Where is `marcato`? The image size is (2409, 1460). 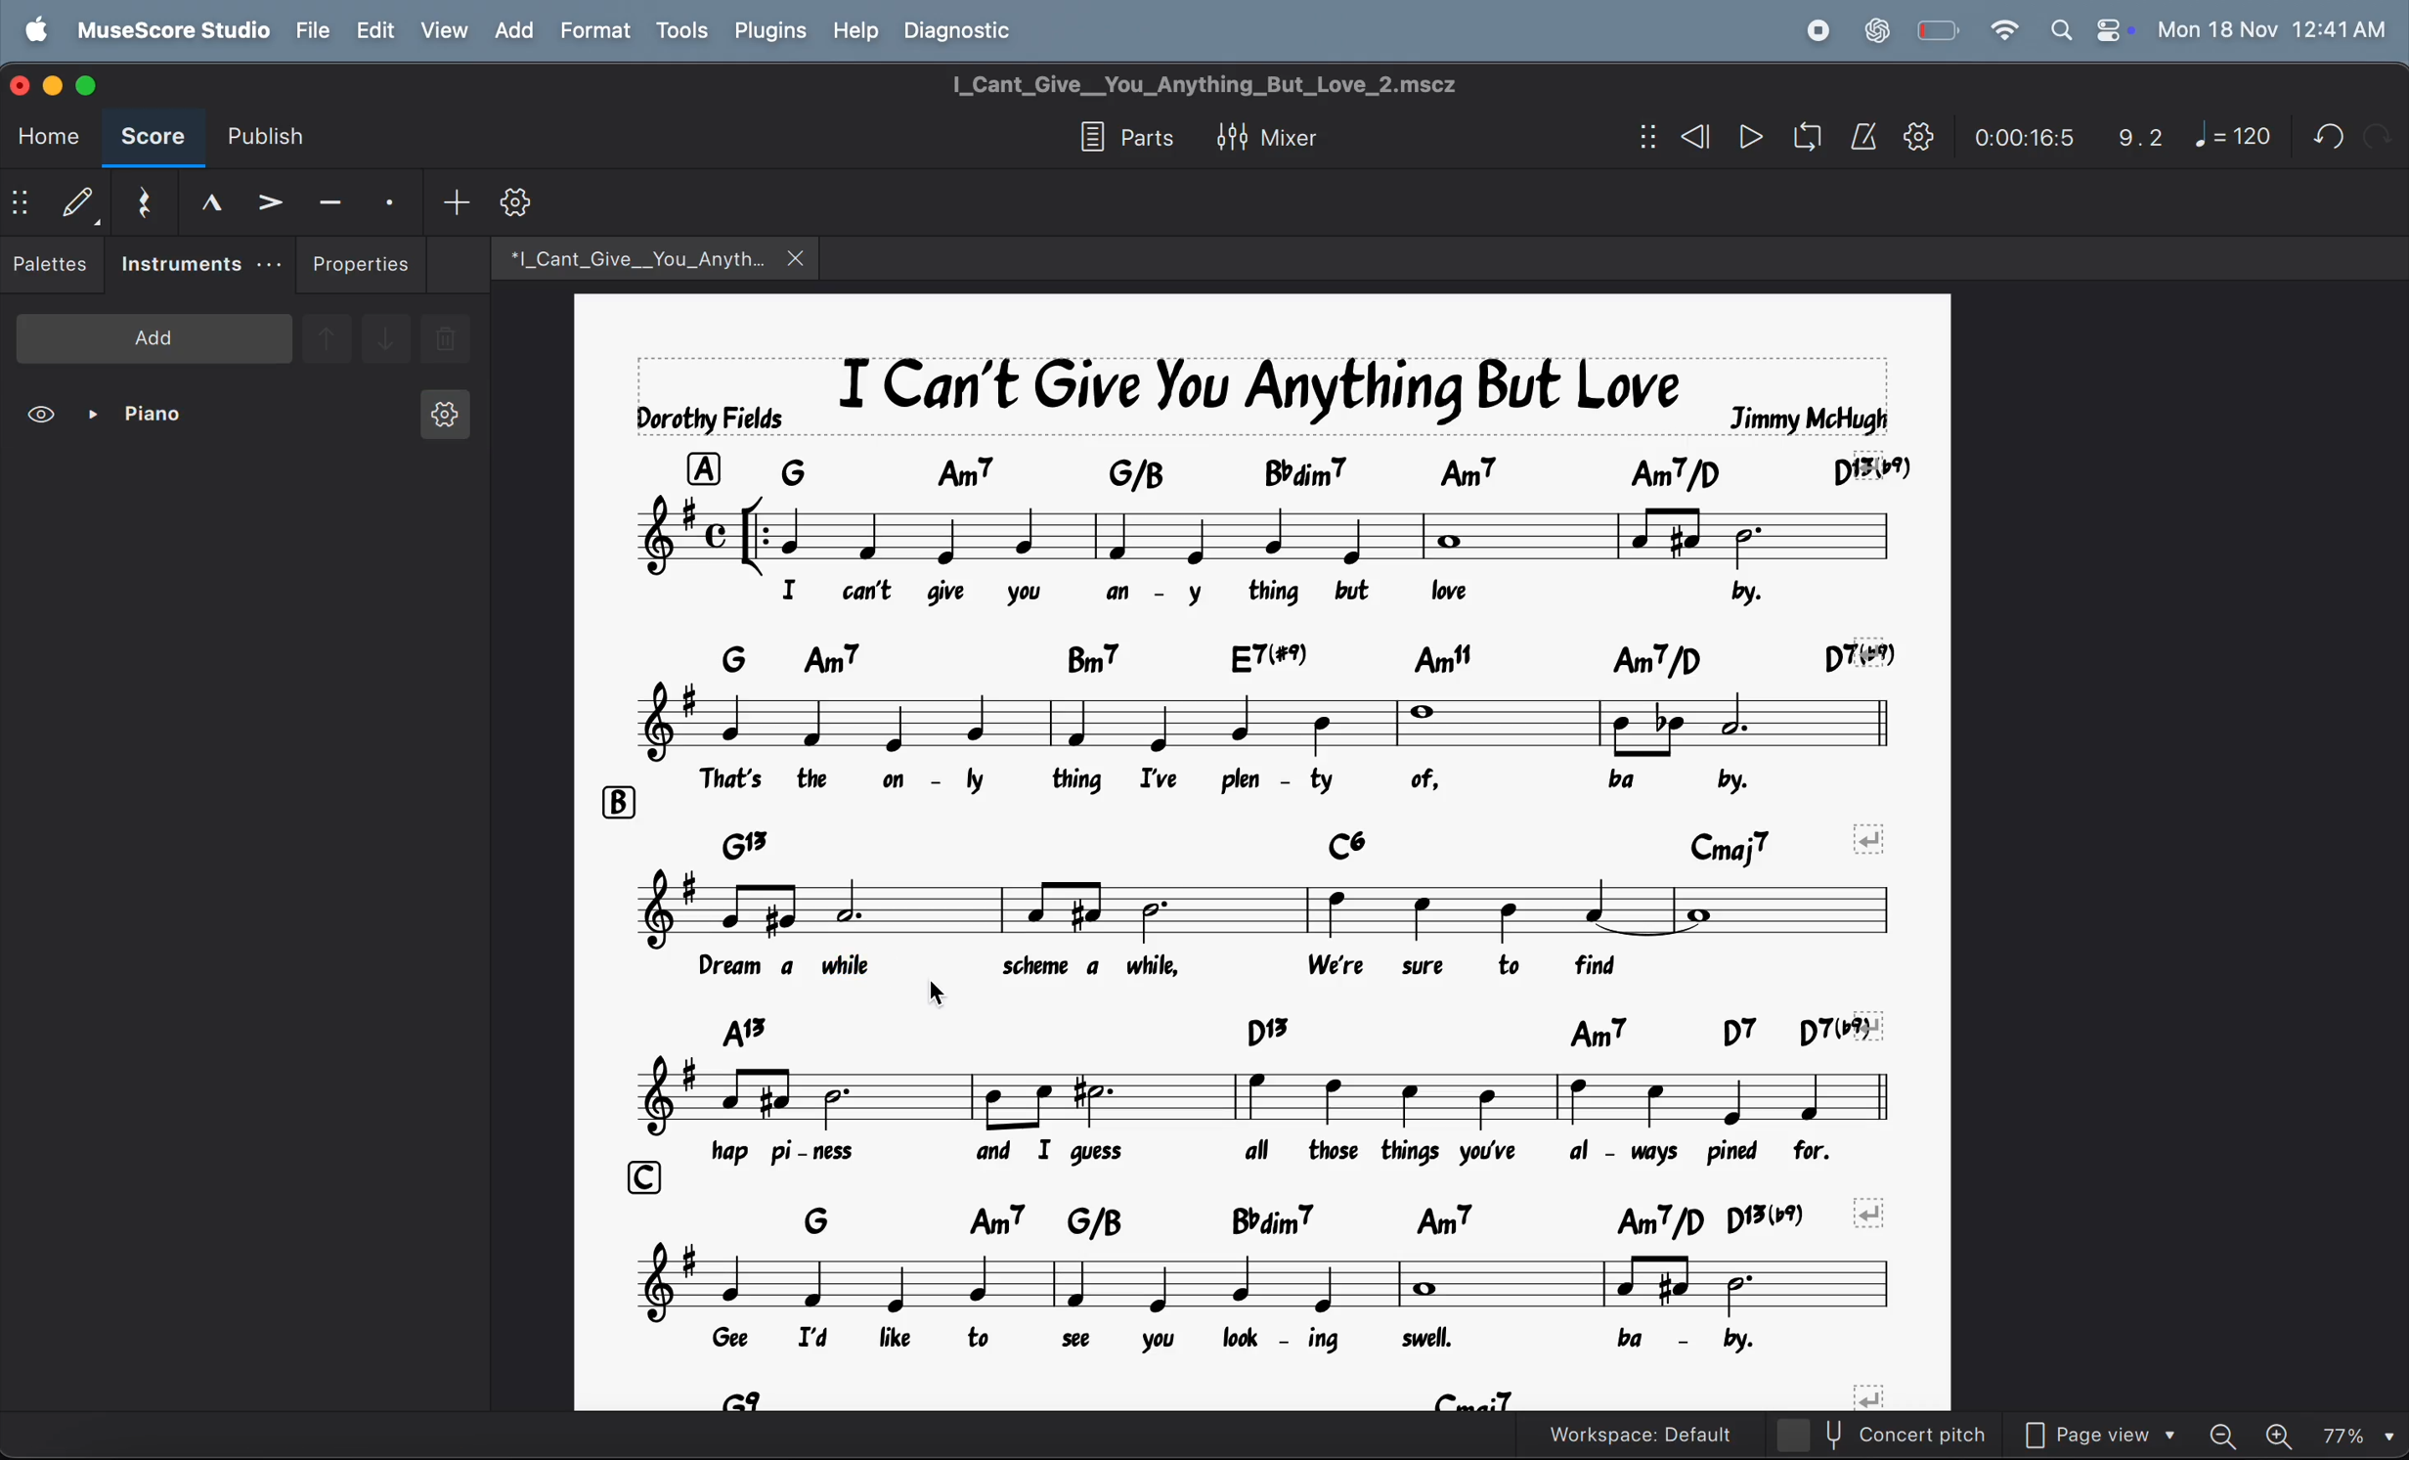
marcato is located at coordinates (202, 200).